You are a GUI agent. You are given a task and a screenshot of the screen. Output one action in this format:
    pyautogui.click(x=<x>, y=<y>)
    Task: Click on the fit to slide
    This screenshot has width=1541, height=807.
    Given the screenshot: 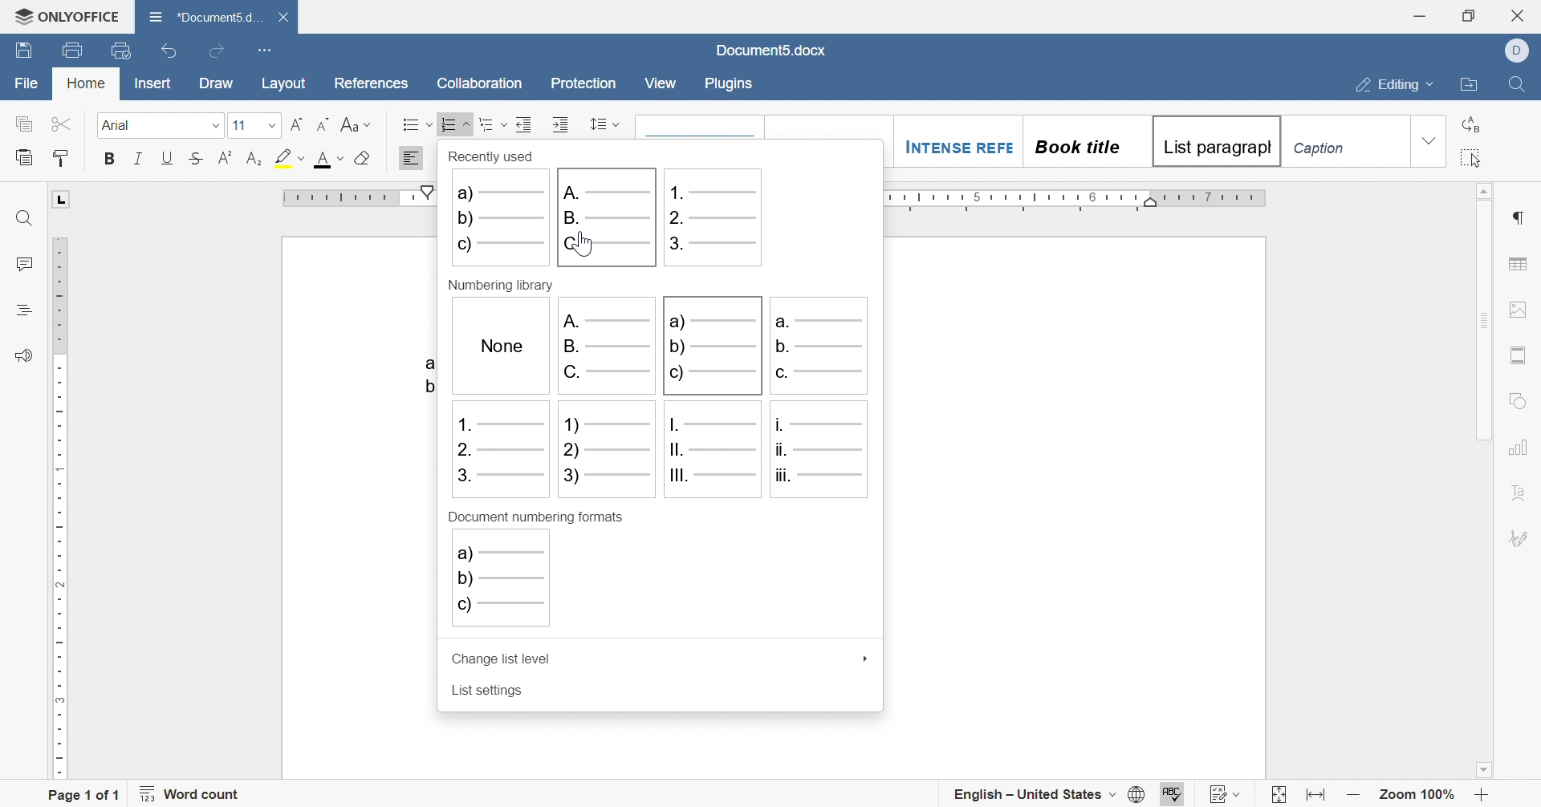 What is the action you would take?
    pyautogui.click(x=1279, y=796)
    